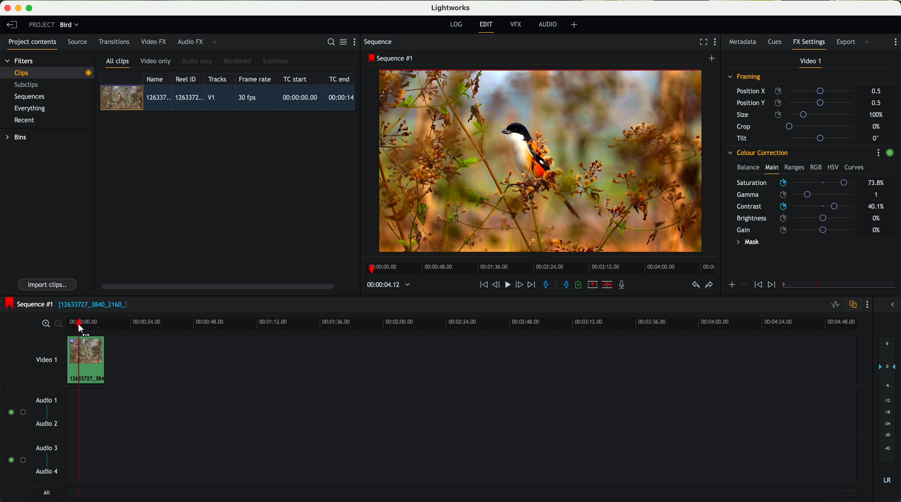  What do you see at coordinates (296, 79) in the screenshot?
I see `TC start` at bounding box center [296, 79].